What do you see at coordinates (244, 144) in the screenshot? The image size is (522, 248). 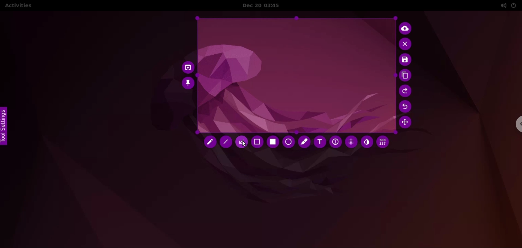 I see `cursor` at bounding box center [244, 144].